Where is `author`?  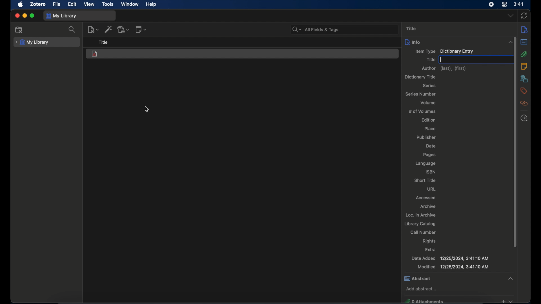
author is located at coordinates (445, 69).